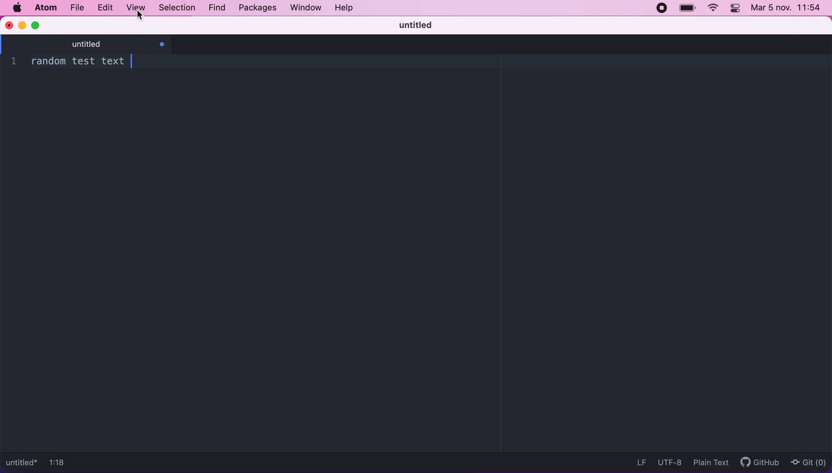  Describe the element at coordinates (66, 62) in the screenshot. I see `1 random test text` at that location.